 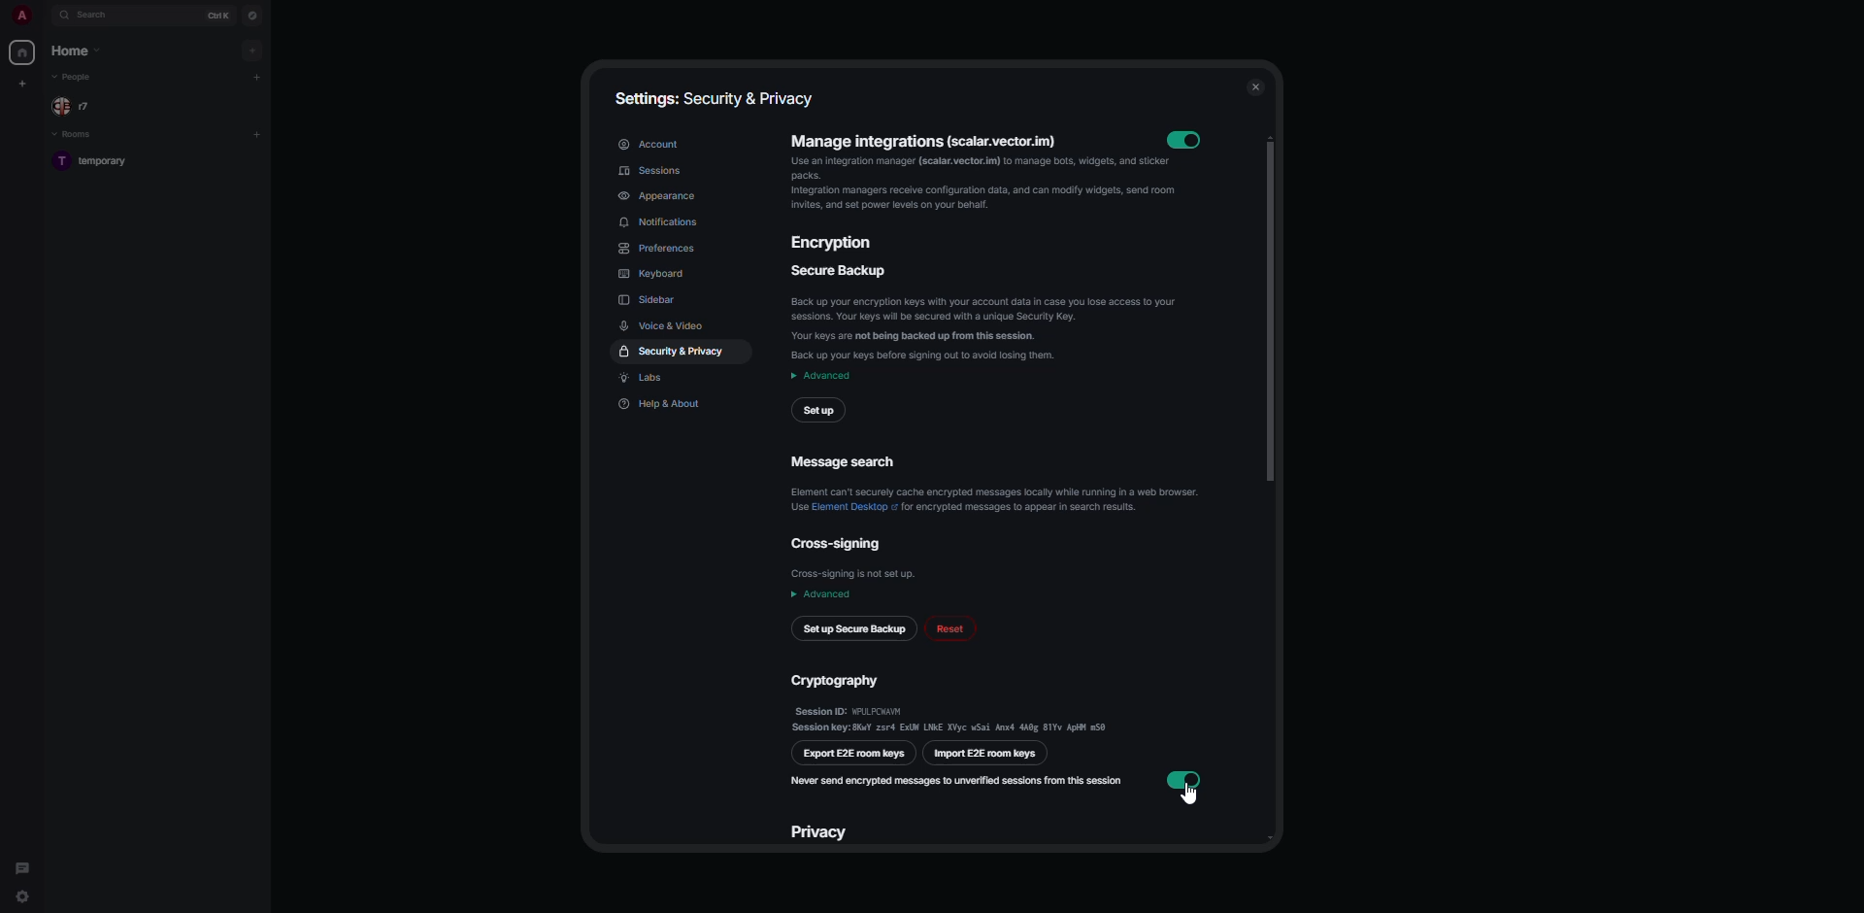 What do you see at coordinates (94, 16) in the screenshot?
I see `search` at bounding box center [94, 16].